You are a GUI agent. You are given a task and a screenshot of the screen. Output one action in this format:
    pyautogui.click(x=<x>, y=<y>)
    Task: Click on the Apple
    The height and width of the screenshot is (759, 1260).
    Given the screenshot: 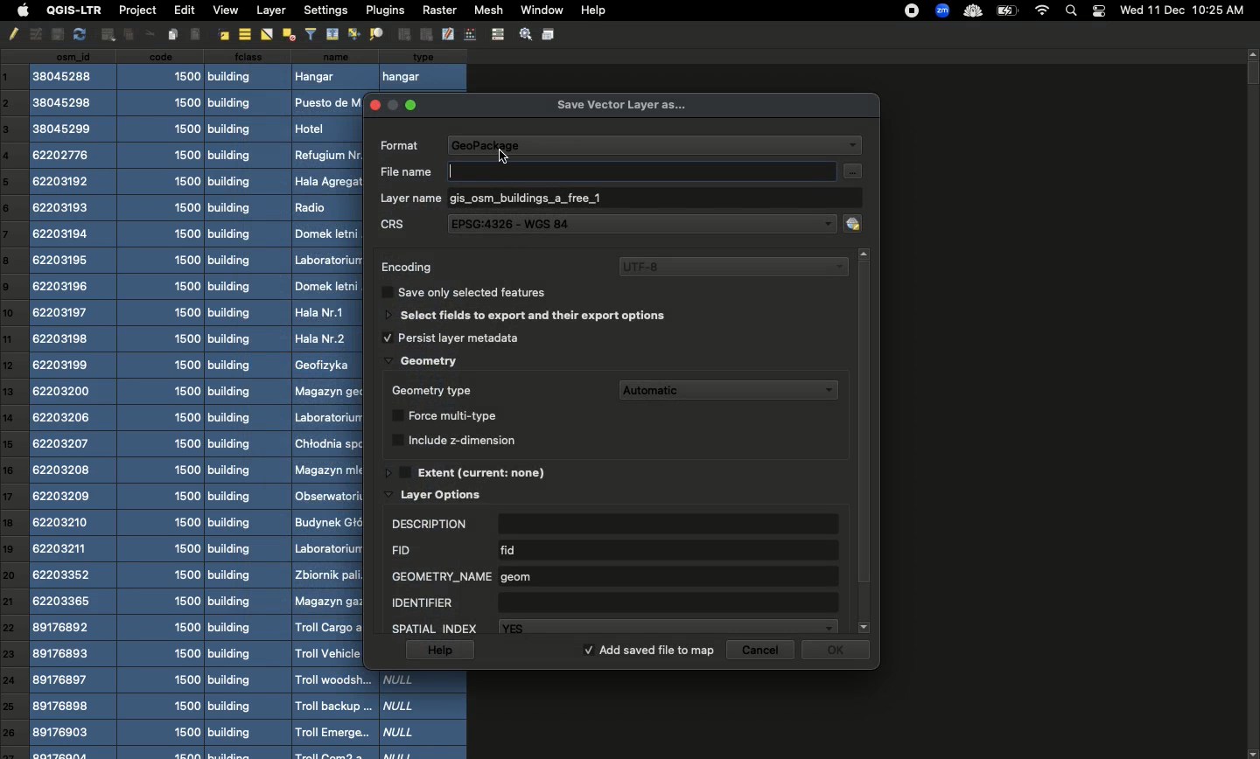 What is the action you would take?
    pyautogui.click(x=20, y=11)
    